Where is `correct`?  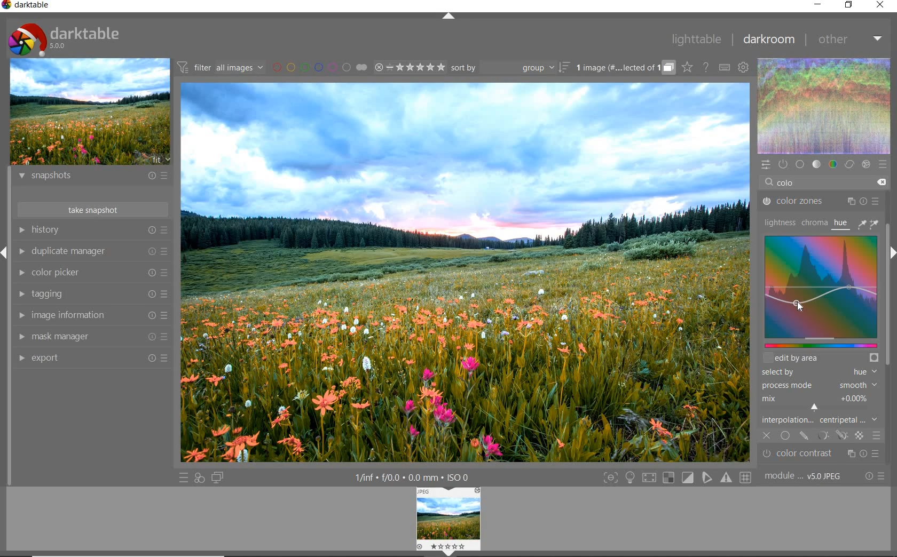 correct is located at coordinates (849, 164).